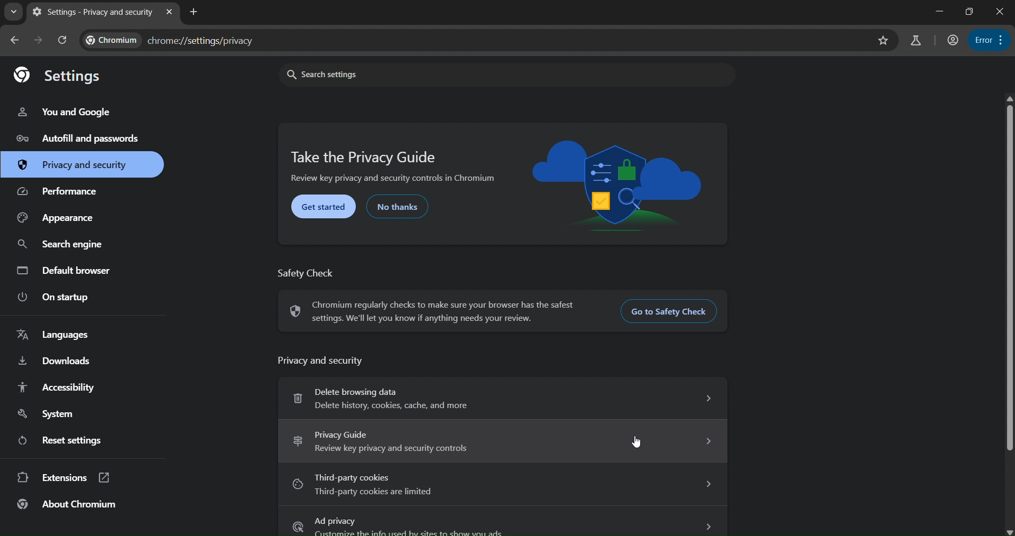 The height and width of the screenshot is (536, 1015). Describe the element at coordinates (58, 440) in the screenshot. I see `reset settings` at that location.